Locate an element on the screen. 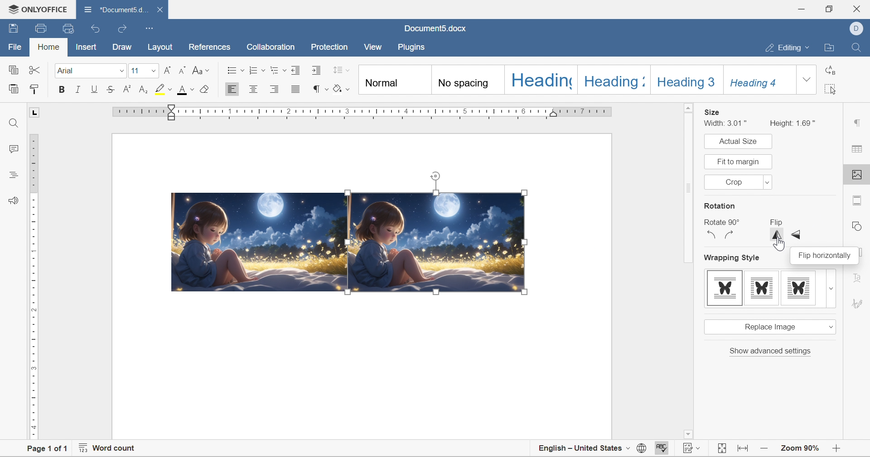  chart settings is located at coordinates (862, 254).